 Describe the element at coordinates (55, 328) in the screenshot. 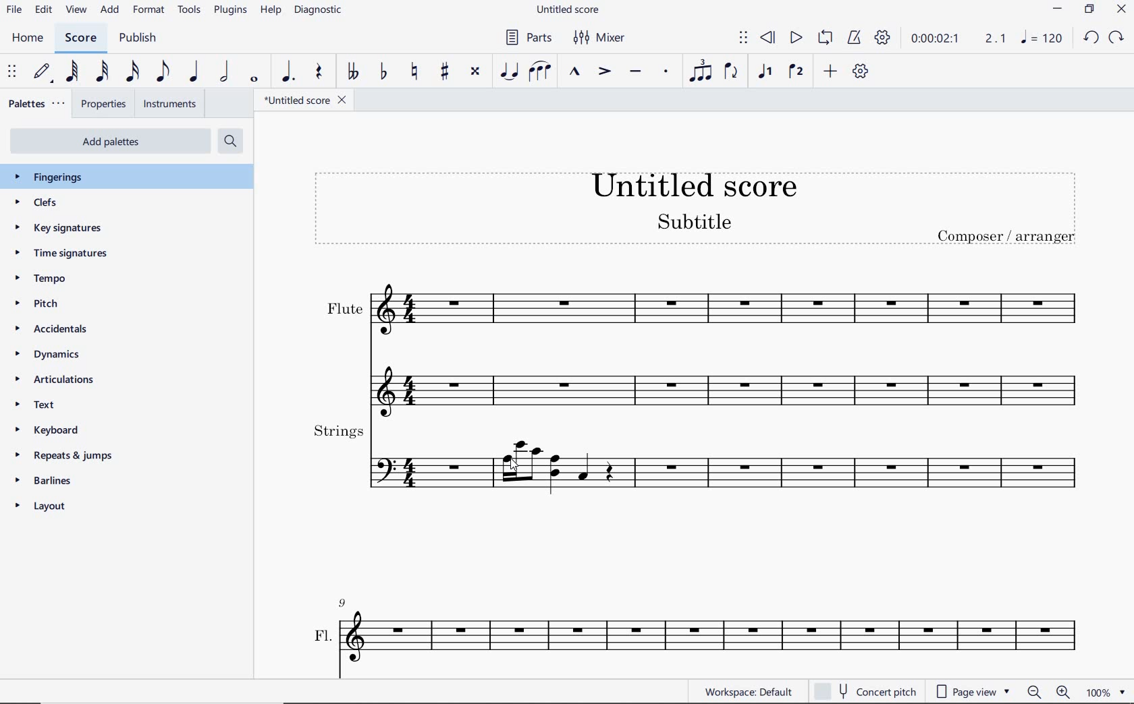

I see `accidentals` at that location.